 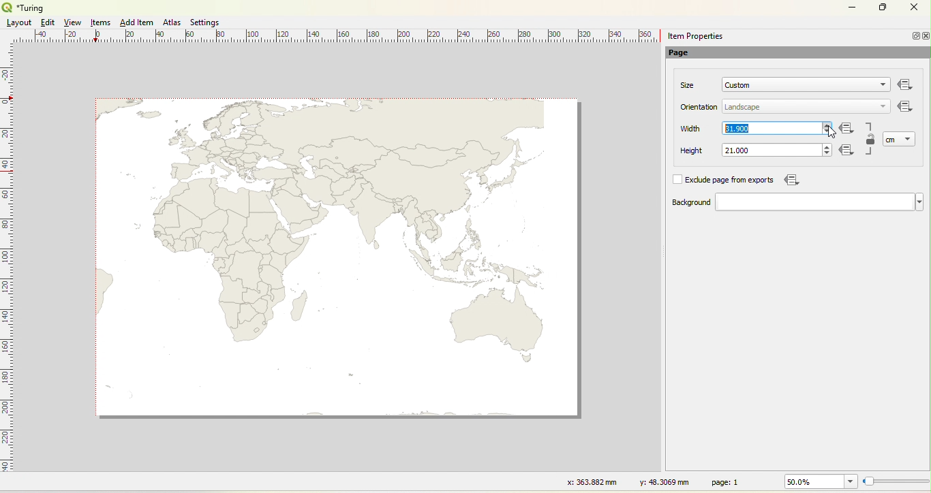 What do you see at coordinates (737, 150) in the screenshot?
I see `21.000` at bounding box center [737, 150].